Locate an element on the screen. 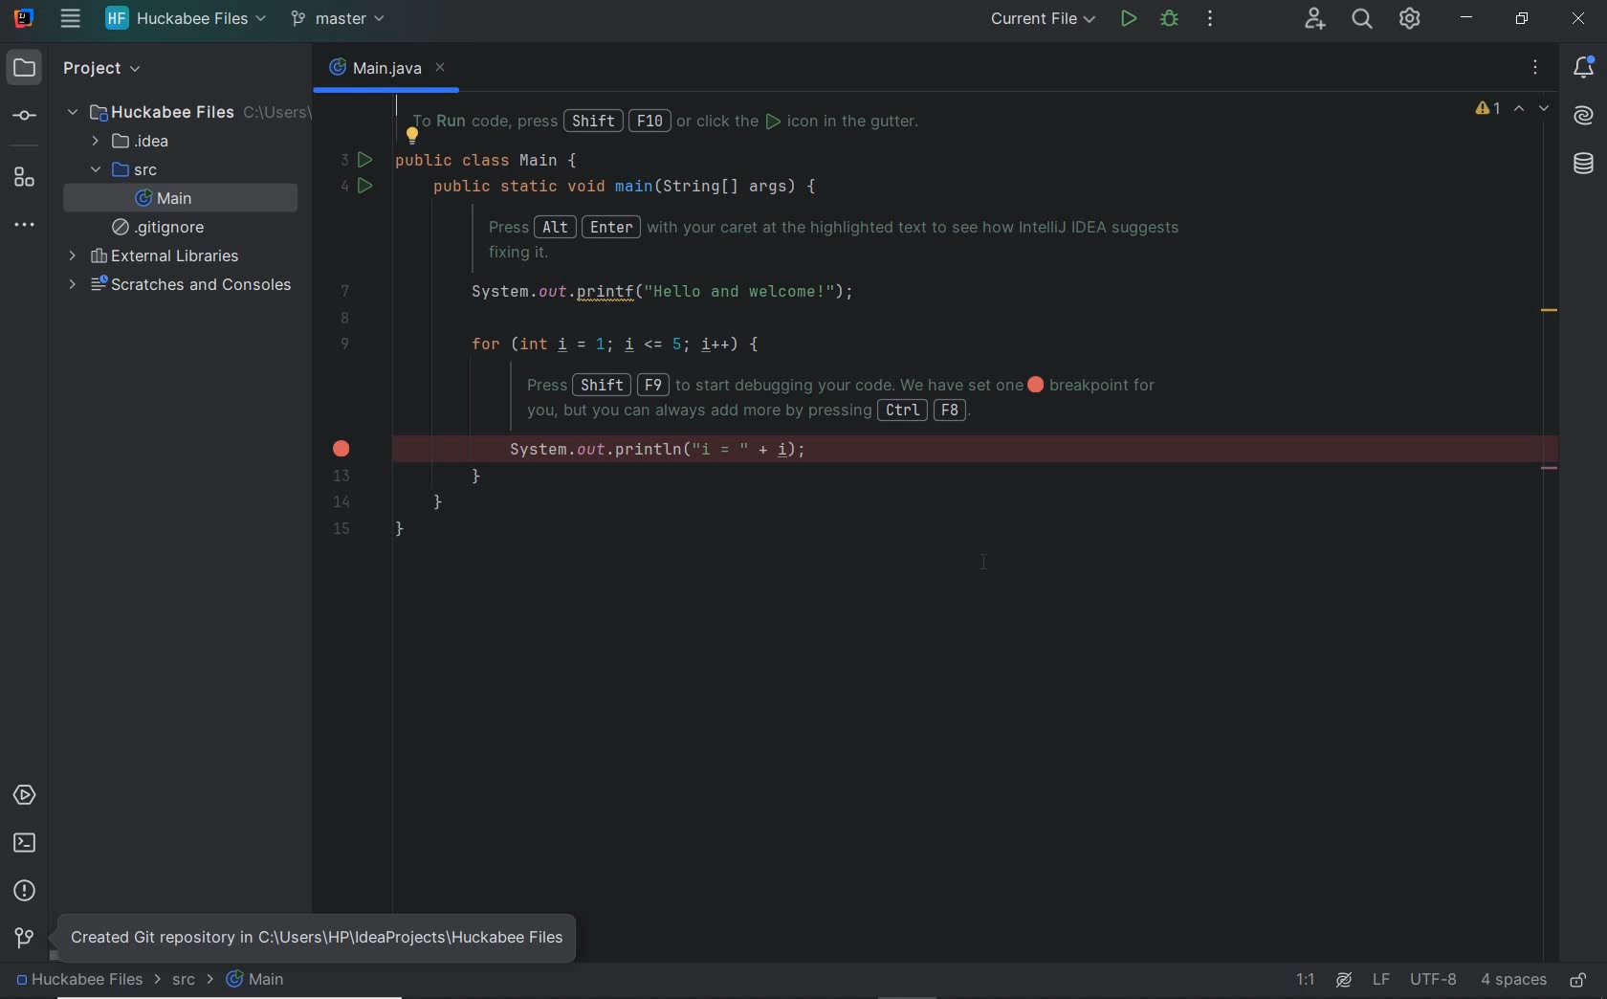 This screenshot has height=999, width=1607. src is located at coordinates (192, 982).